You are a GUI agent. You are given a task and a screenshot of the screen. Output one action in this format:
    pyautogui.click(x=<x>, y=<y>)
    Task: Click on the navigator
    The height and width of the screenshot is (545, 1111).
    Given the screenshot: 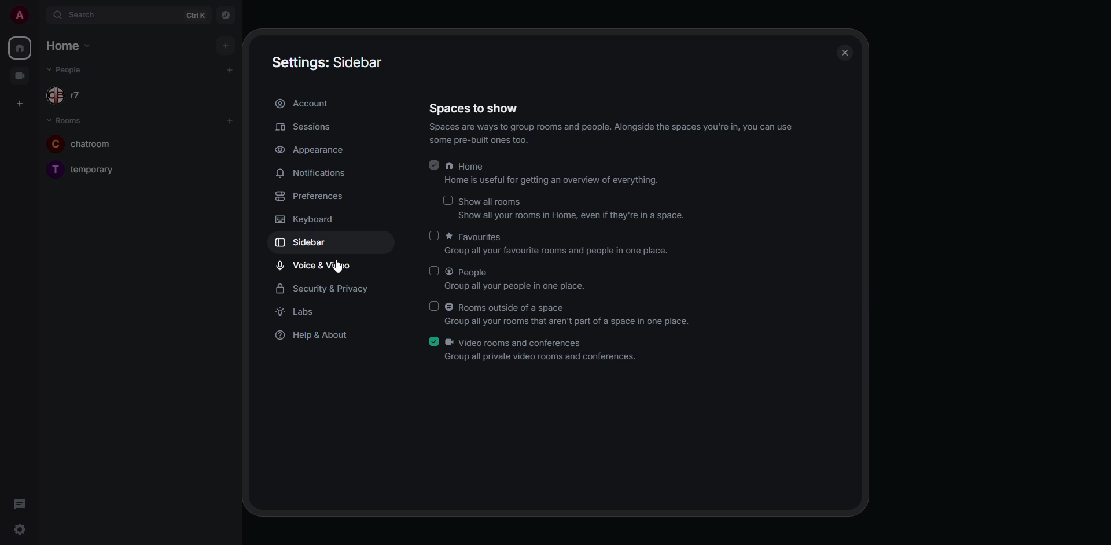 What is the action you would take?
    pyautogui.click(x=227, y=14)
    